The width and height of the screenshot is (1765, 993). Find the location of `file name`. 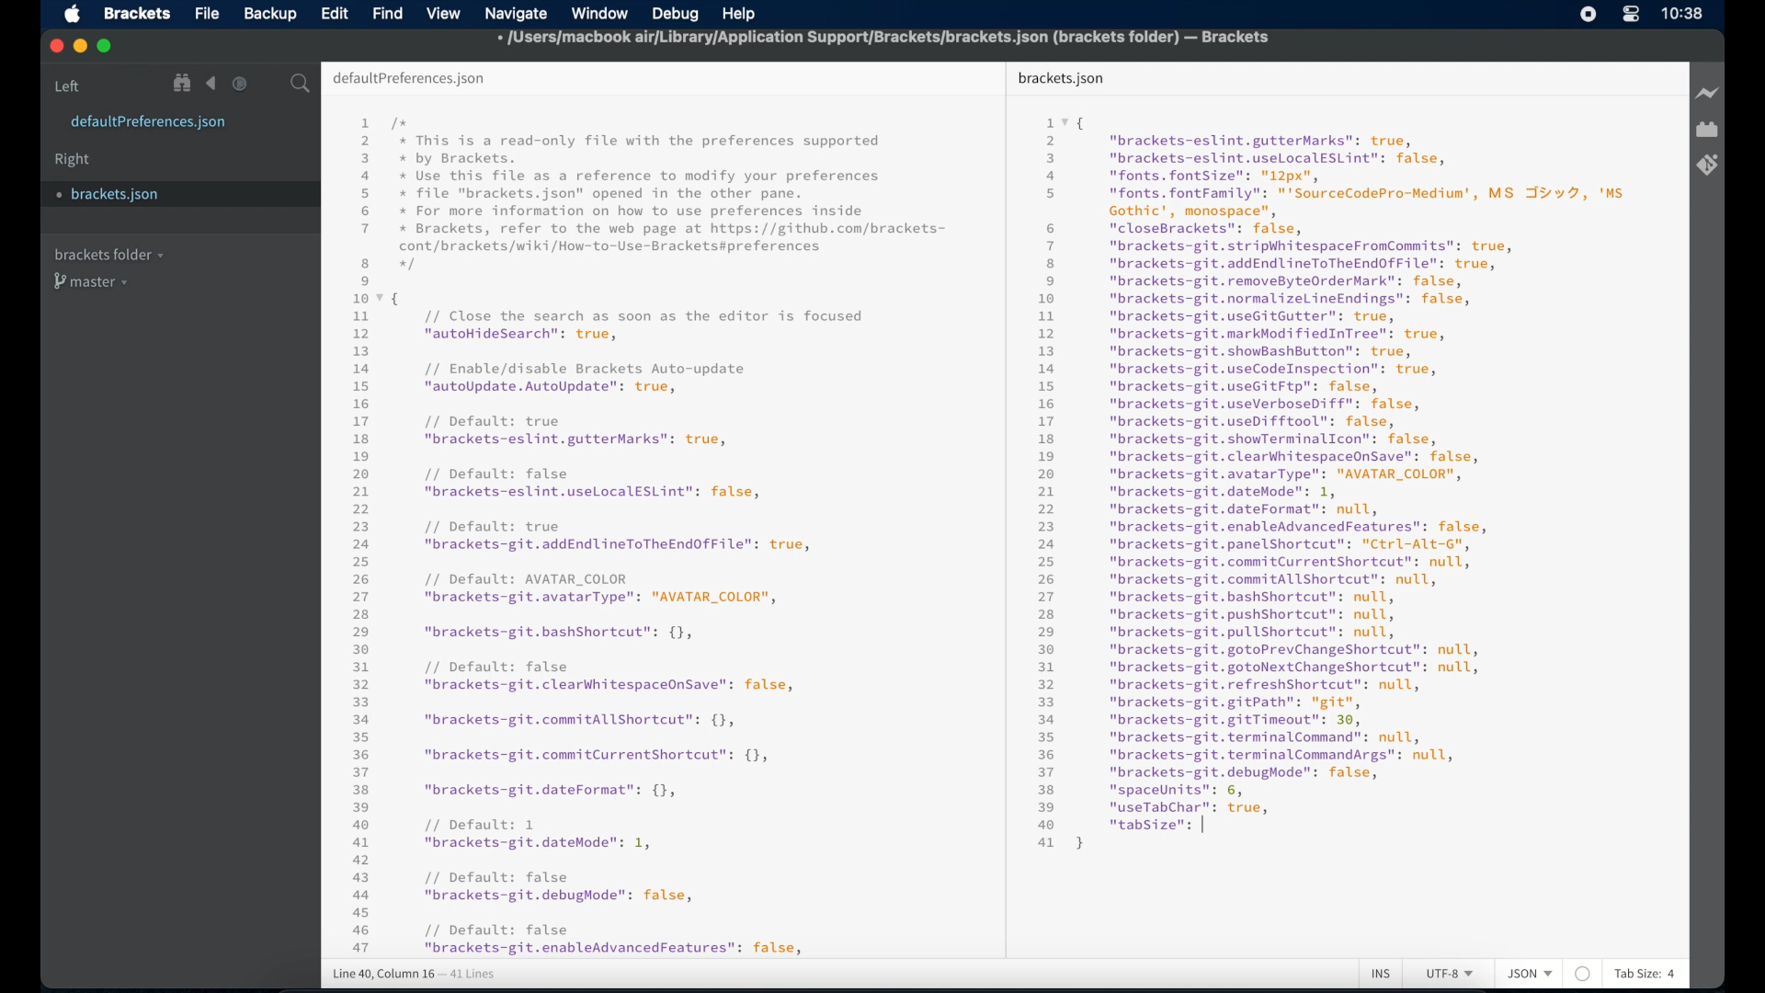

file name is located at coordinates (884, 40).